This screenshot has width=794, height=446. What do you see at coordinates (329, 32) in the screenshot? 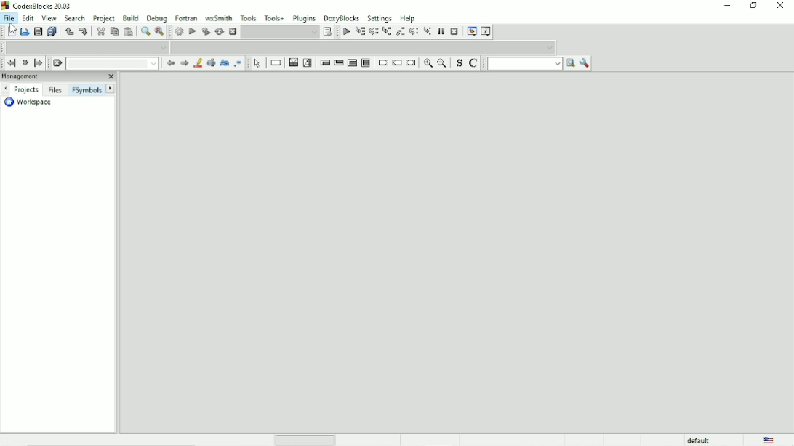
I see `Show the select target dialog` at bounding box center [329, 32].